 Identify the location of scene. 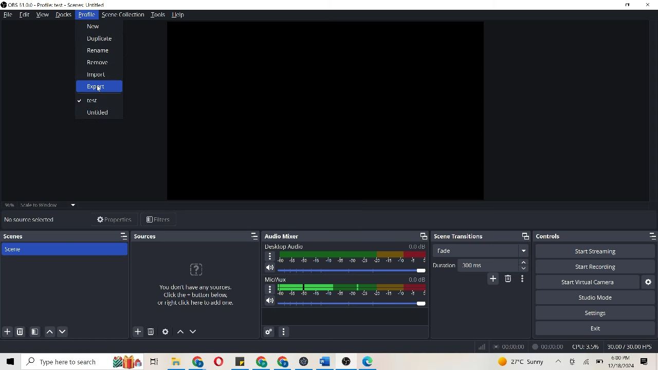
(66, 250).